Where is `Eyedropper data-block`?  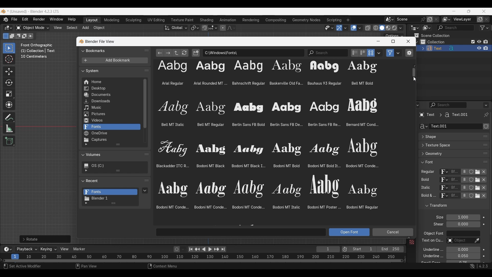 Eyedropper data-block is located at coordinates (477, 241).